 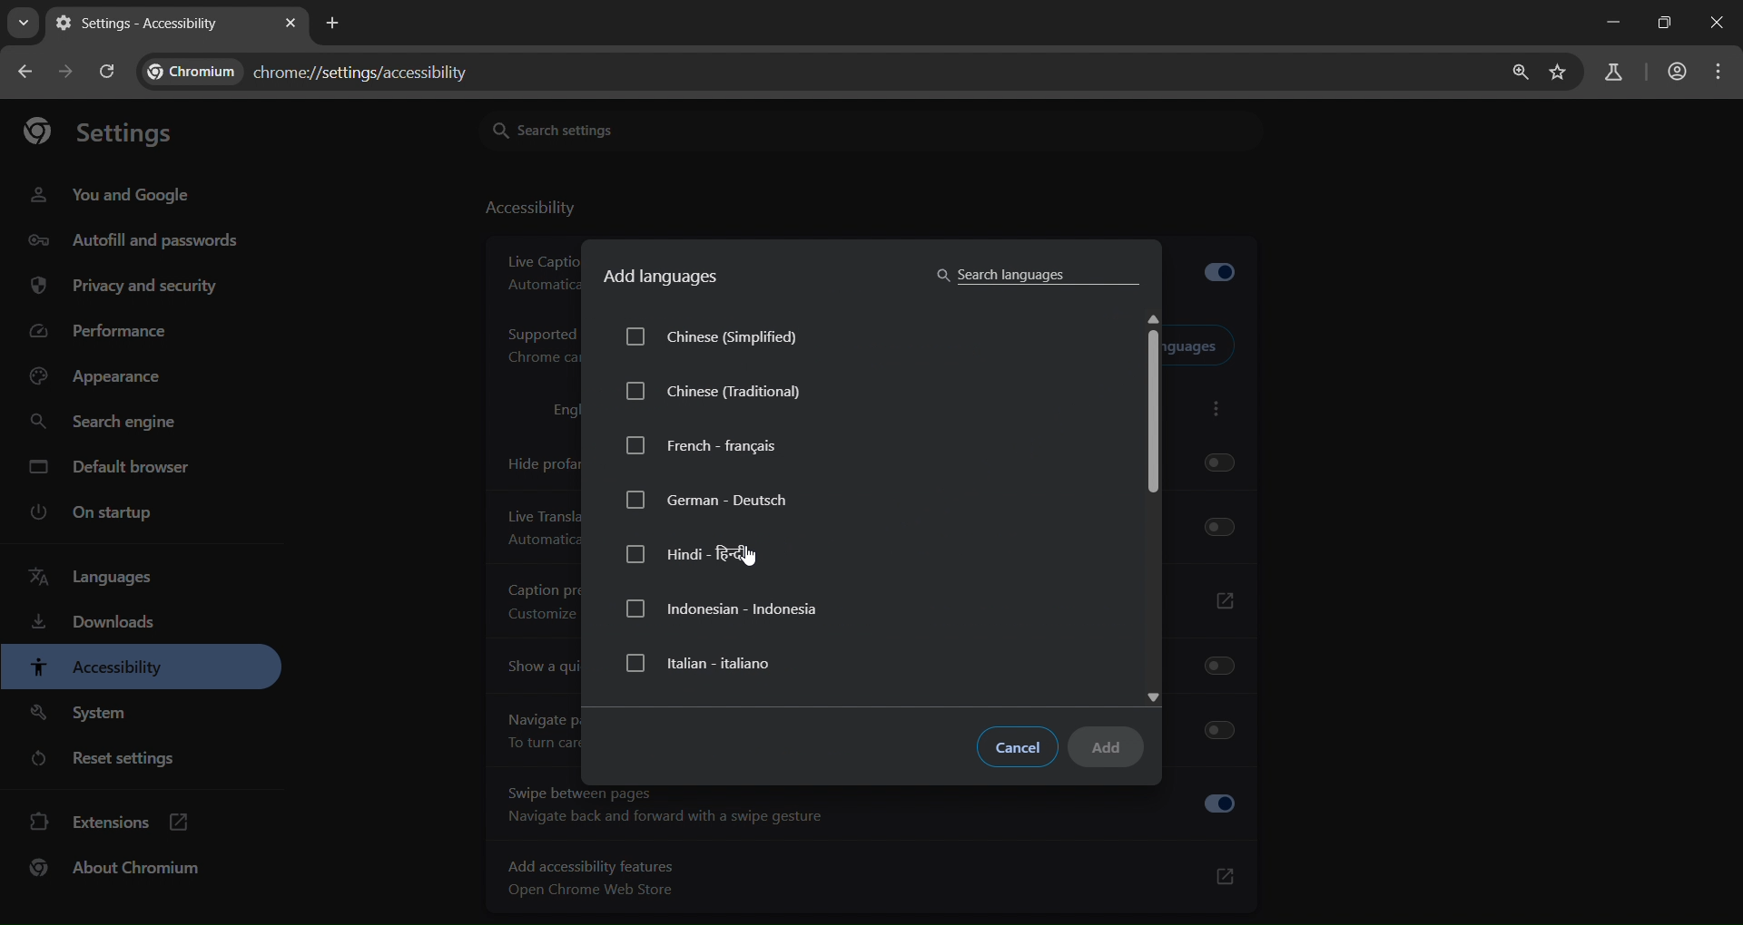 I want to click on system, so click(x=83, y=715).